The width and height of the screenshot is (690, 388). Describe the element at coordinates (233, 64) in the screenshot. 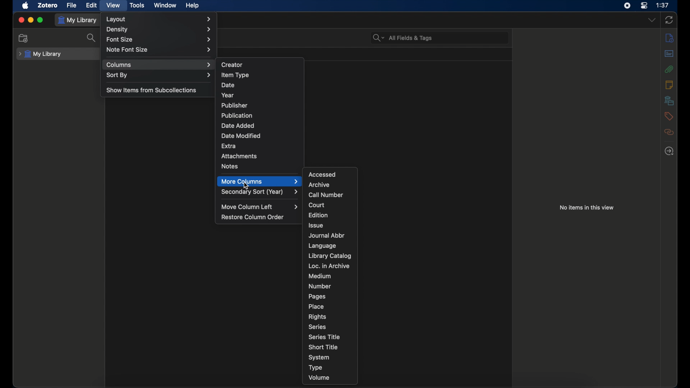

I see `creator` at that location.